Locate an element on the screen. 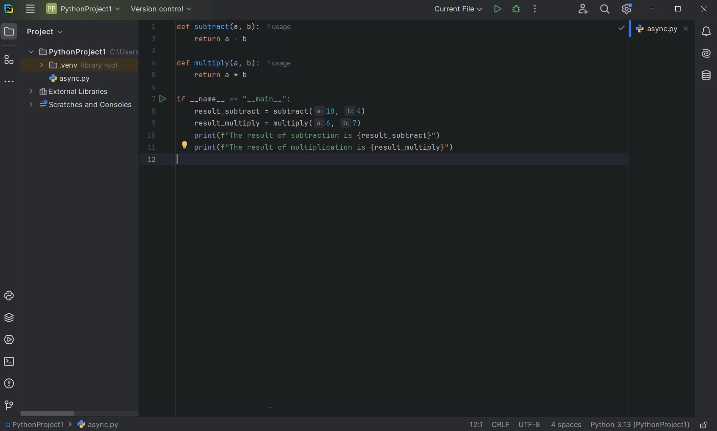  database is located at coordinates (705, 75).